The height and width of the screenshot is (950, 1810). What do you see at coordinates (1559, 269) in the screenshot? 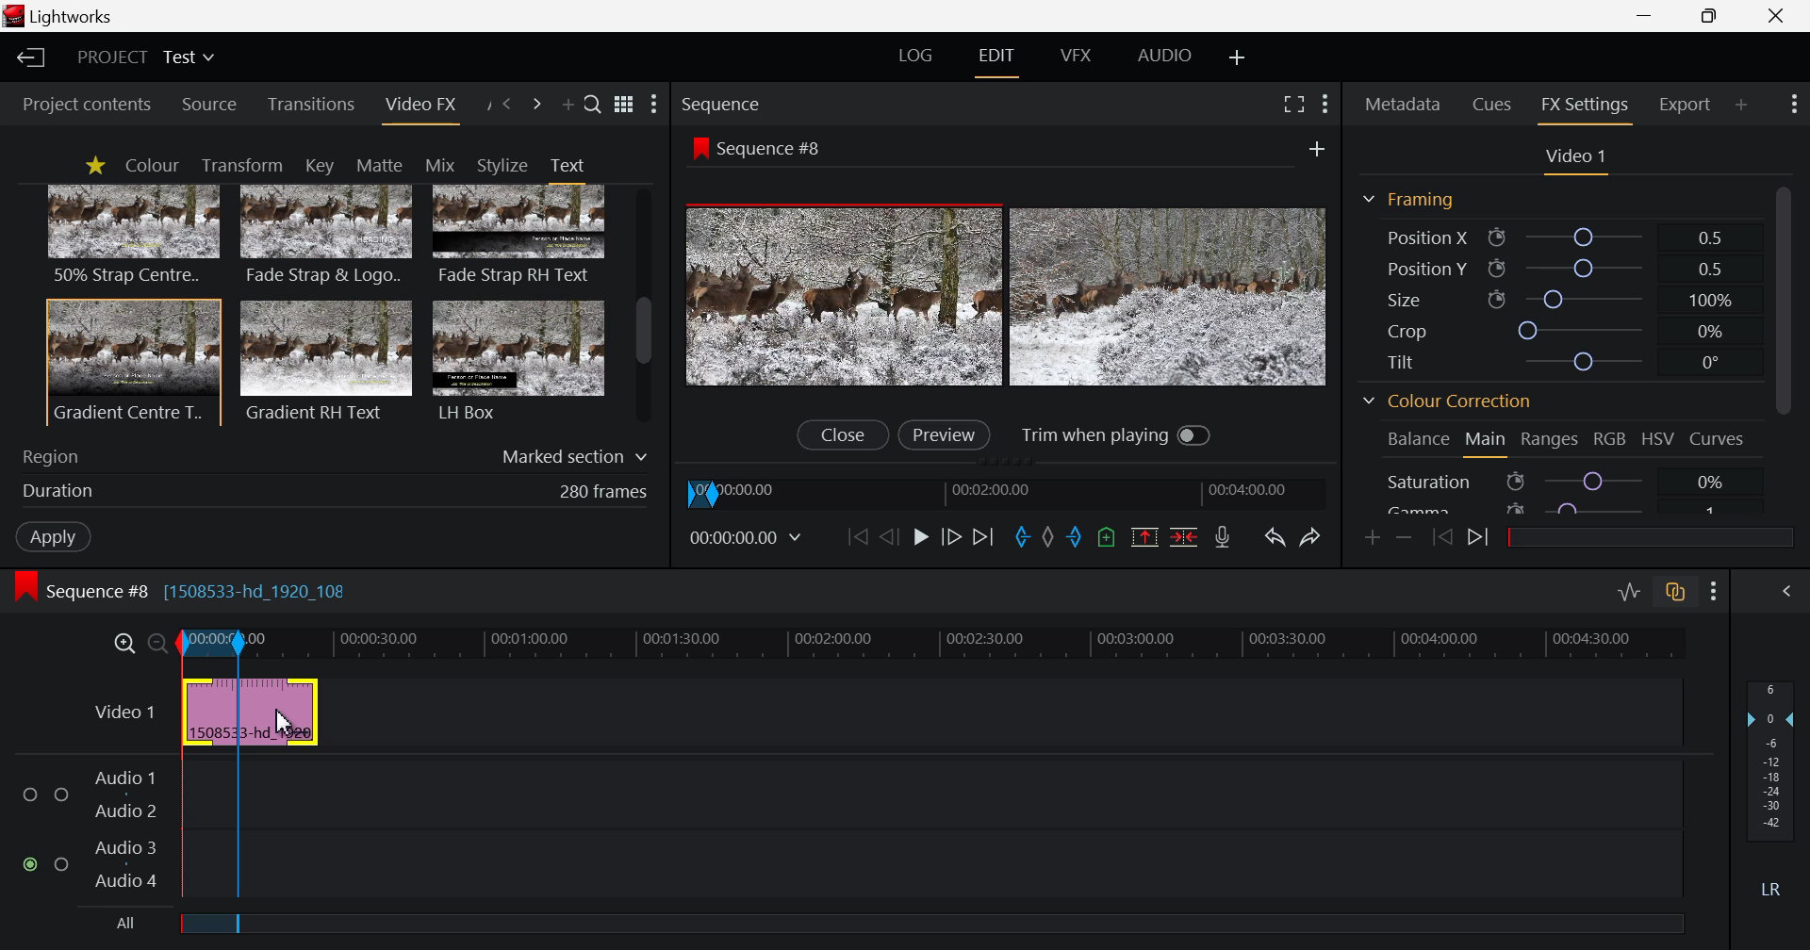
I see `Position Y` at bounding box center [1559, 269].